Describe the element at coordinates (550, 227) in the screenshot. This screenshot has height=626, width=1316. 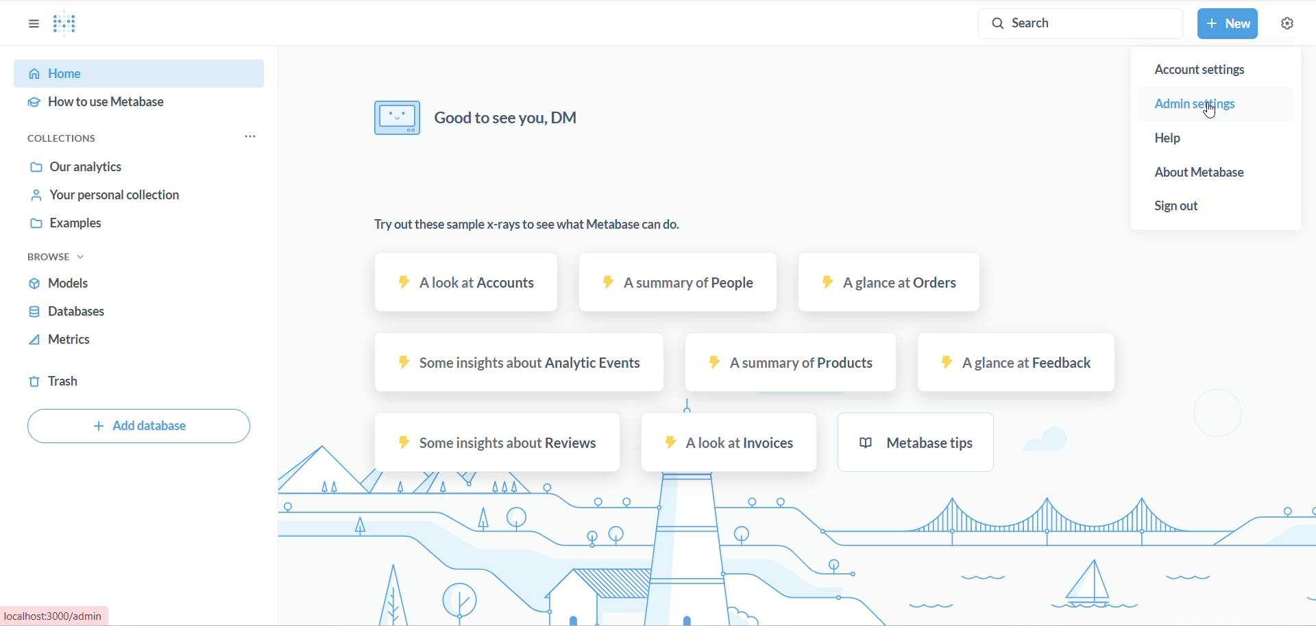
I see `text` at that location.